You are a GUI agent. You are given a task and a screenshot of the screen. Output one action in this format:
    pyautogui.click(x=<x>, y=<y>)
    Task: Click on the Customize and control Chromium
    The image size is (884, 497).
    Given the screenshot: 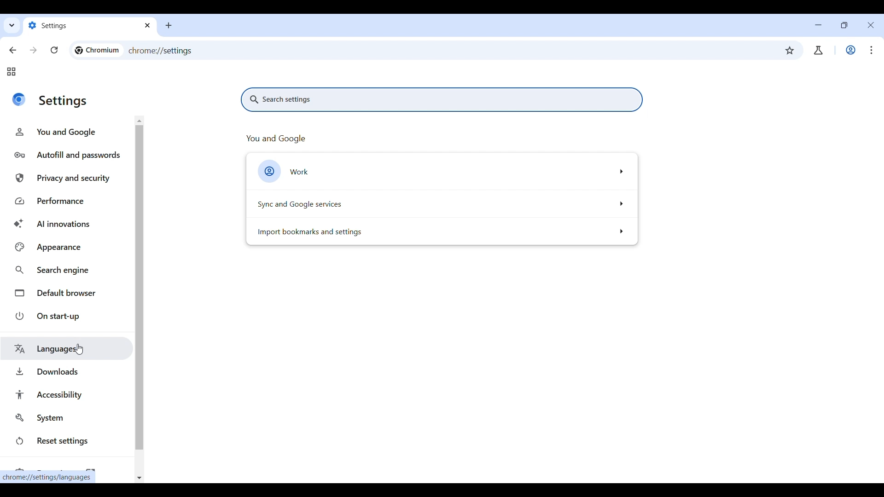 What is the action you would take?
    pyautogui.click(x=870, y=50)
    